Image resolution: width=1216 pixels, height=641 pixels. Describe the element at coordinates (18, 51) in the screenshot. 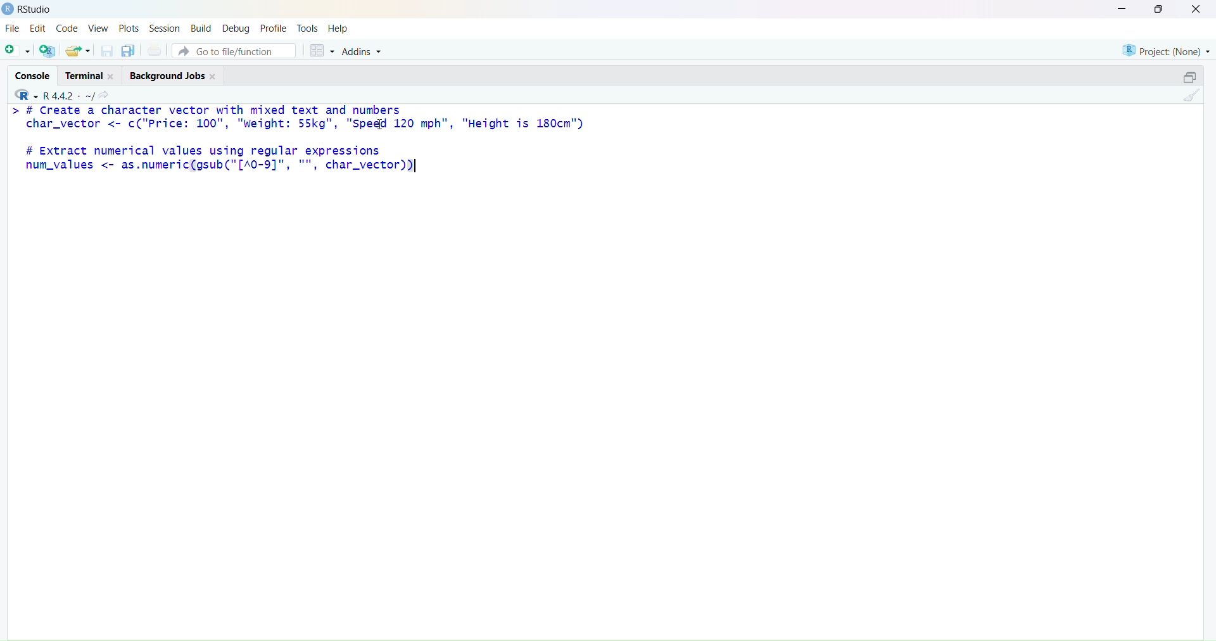

I see `add file as` at that location.